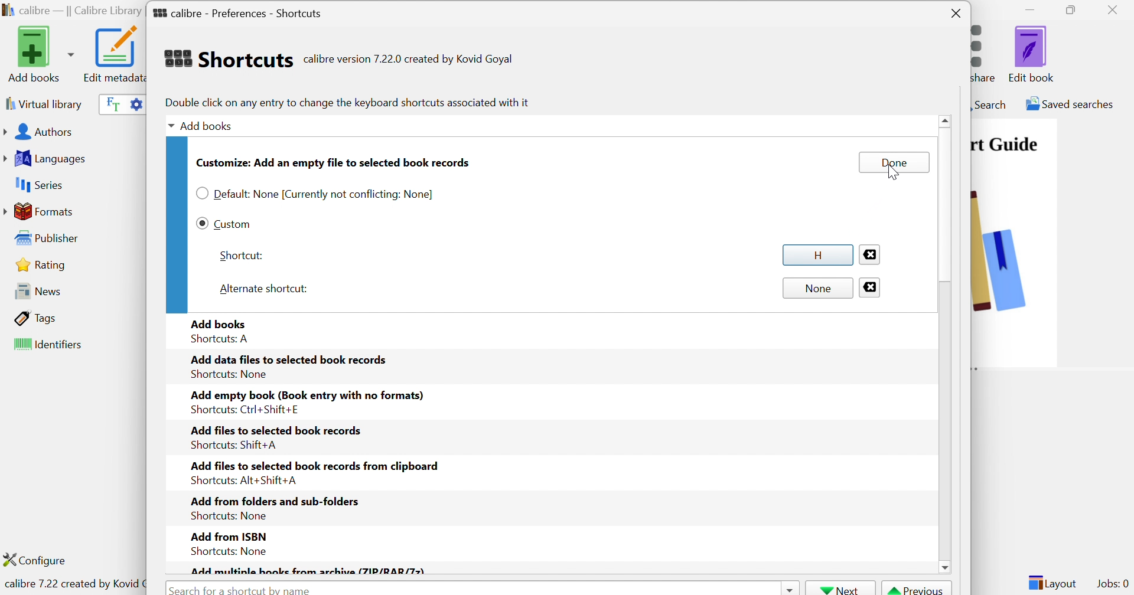  What do you see at coordinates (408, 60) in the screenshot?
I see `calibre version 7.22.0 created by Kovid Goyal` at bounding box center [408, 60].